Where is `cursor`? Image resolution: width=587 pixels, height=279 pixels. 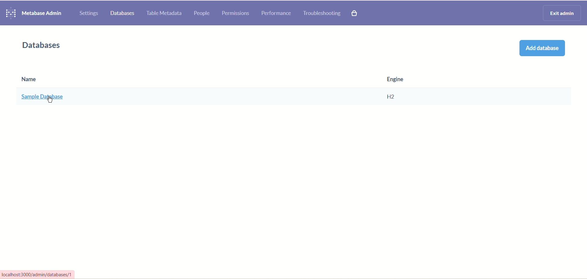 cursor is located at coordinates (49, 100).